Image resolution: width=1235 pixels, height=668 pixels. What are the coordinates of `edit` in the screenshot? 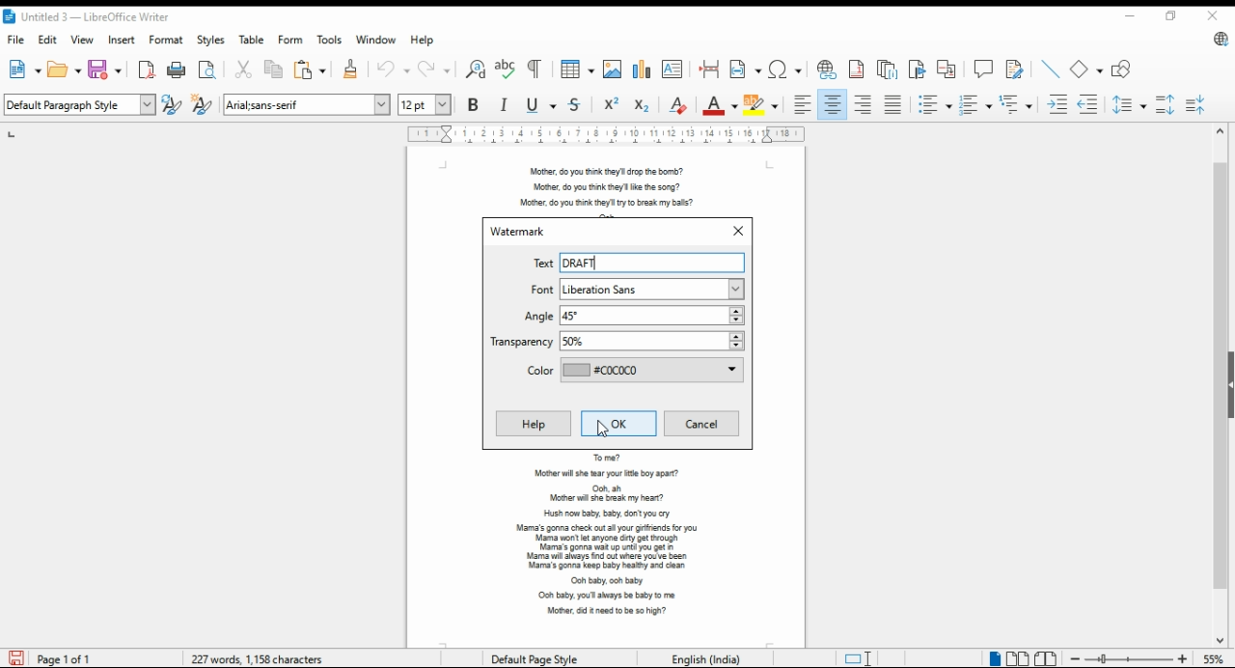 It's located at (49, 42).